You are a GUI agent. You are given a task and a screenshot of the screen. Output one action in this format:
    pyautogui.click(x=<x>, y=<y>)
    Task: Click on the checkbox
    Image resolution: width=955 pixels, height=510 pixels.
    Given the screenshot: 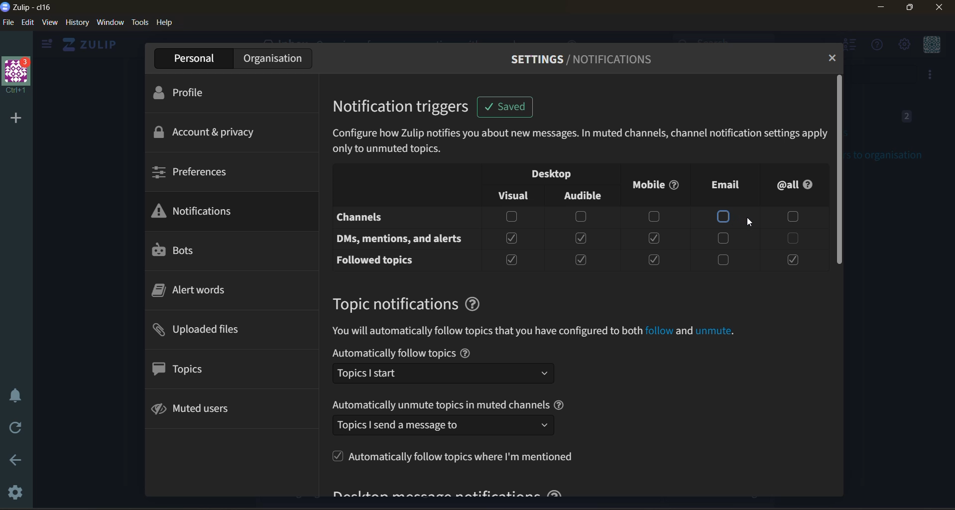 What is the action you would take?
    pyautogui.click(x=513, y=217)
    